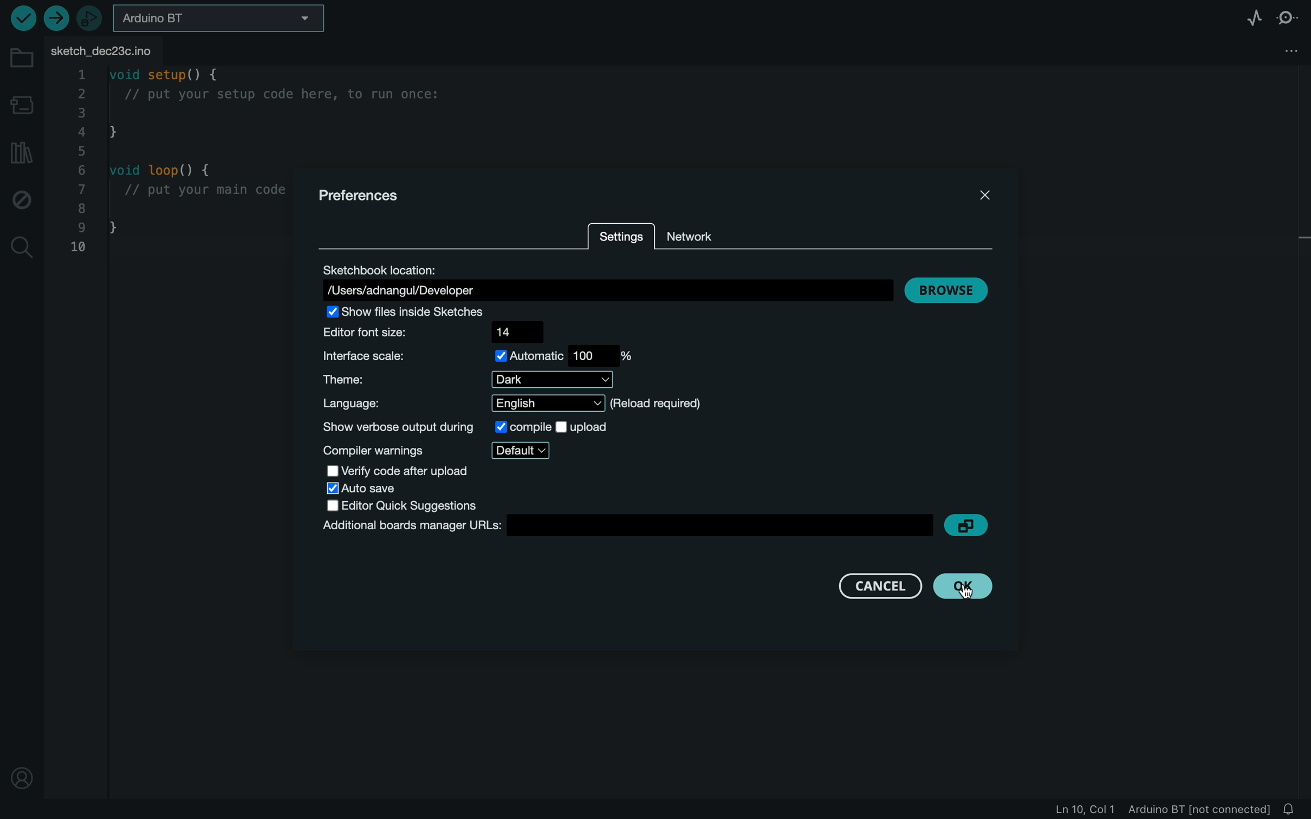 This screenshot has width=1311, height=819. I want to click on debugger, so click(91, 19).